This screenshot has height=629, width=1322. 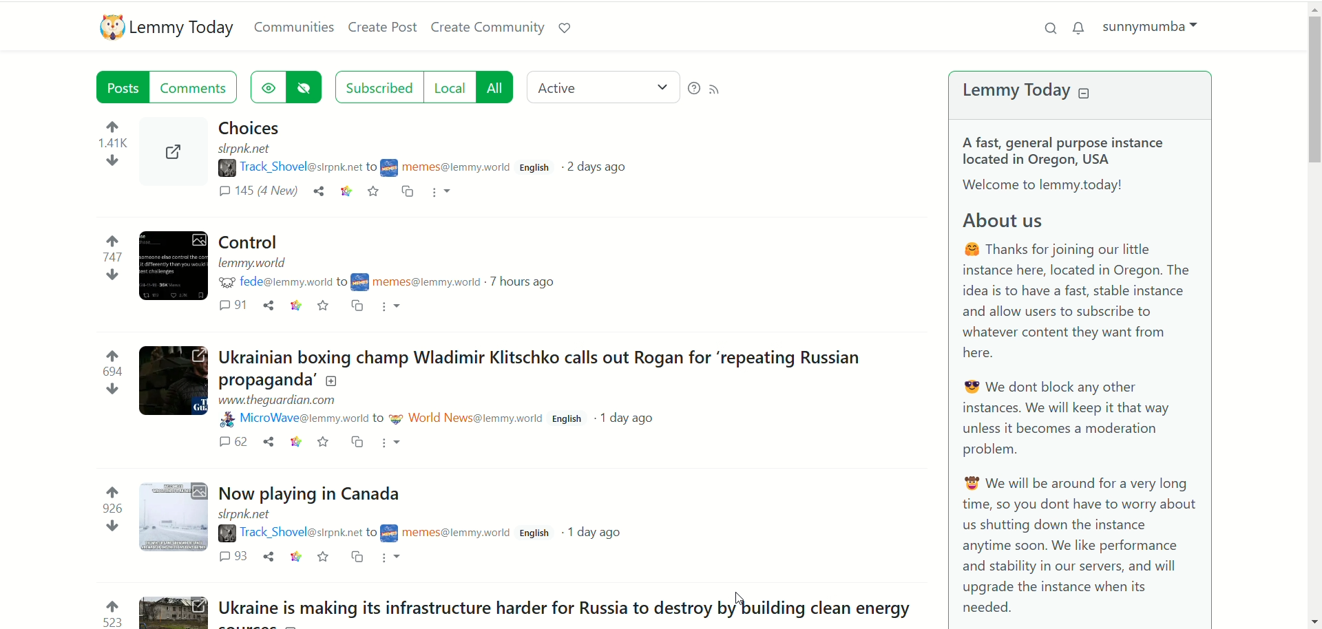 I want to click on more, so click(x=441, y=195).